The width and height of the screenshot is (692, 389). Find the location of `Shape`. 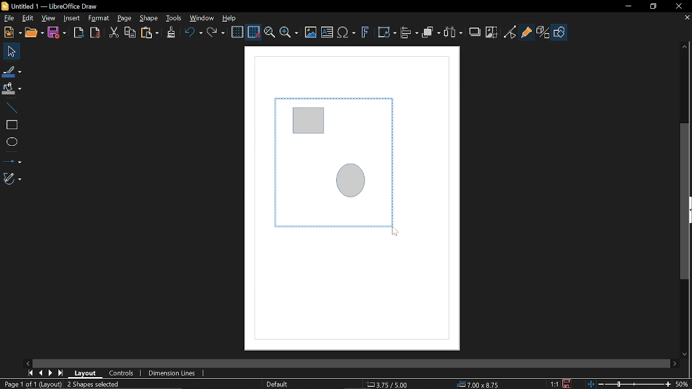

Shape is located at coordinates (149, 19).